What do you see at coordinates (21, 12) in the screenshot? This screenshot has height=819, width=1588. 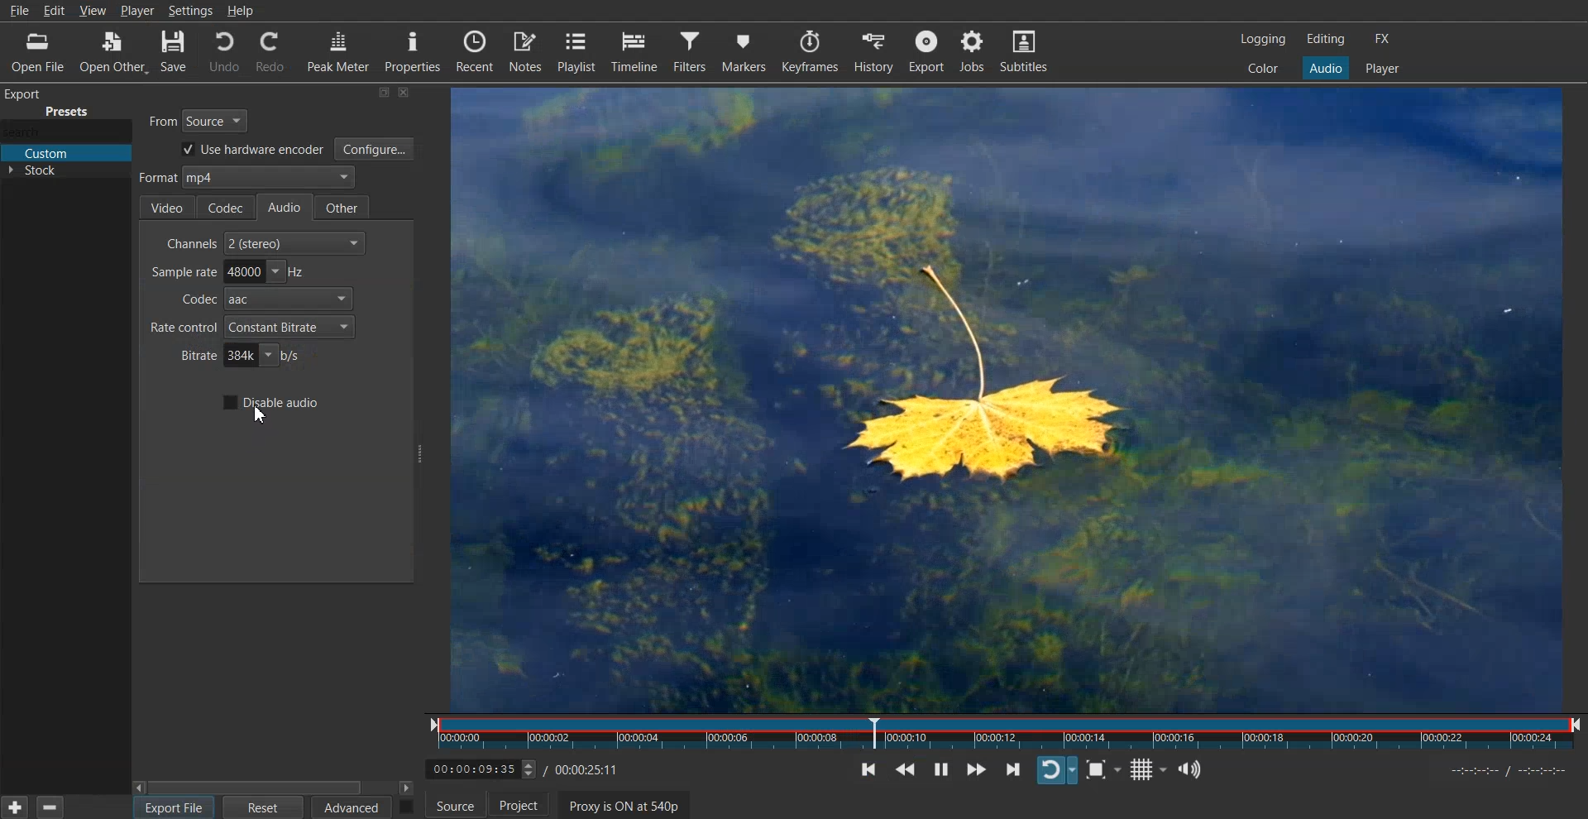 I see `File` at bounding box center [21, 12].